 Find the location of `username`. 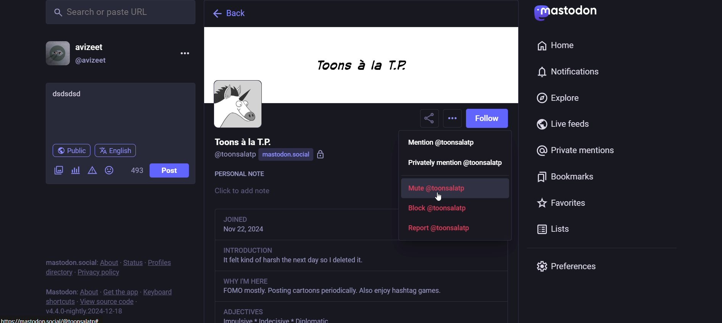

username is located at coordinates (243, 141).